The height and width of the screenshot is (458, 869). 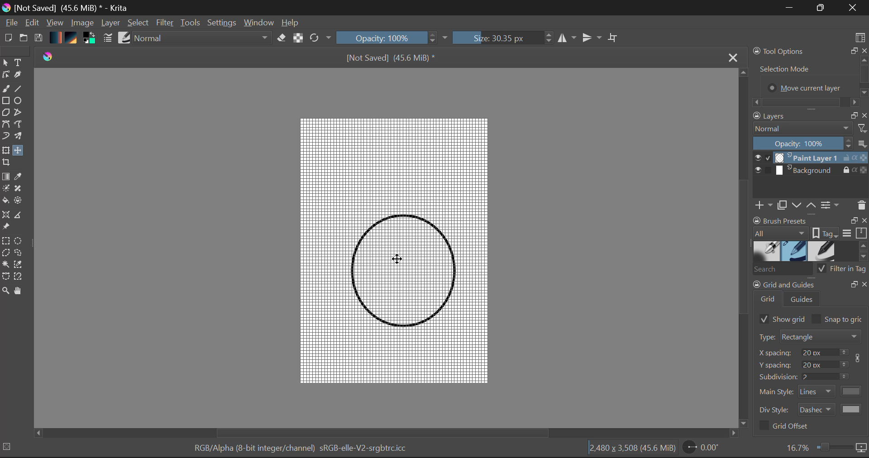 What do you see at coordinates (810, 143) in the screenshot?
I see `Layer Opacity ` at bounding box center [810, 143].